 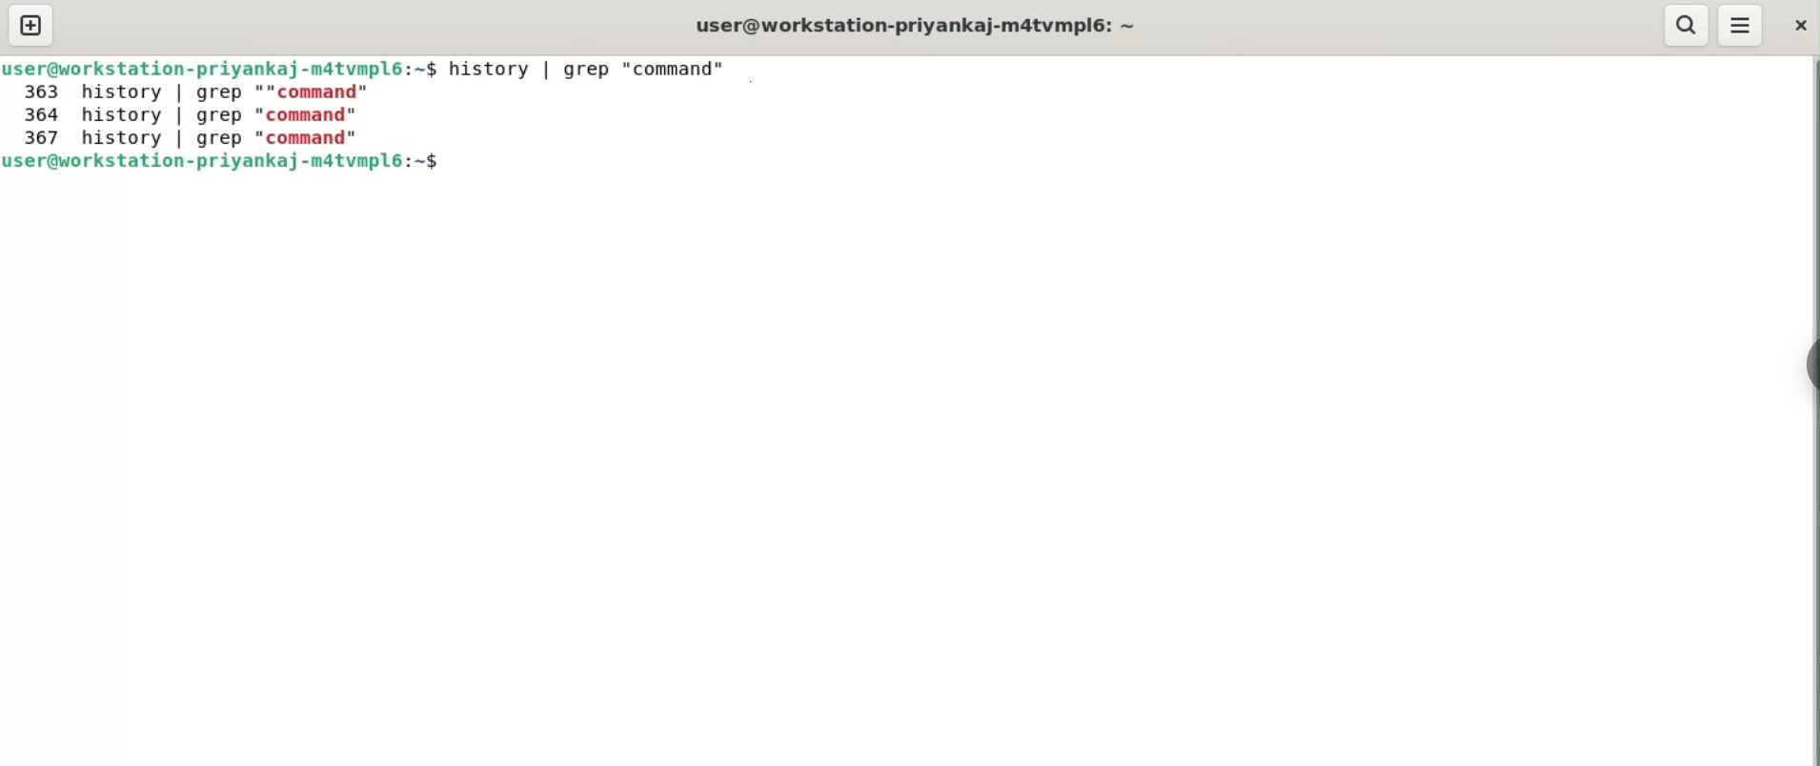 I want to click on sidebar, so click(x=1809, y=366).